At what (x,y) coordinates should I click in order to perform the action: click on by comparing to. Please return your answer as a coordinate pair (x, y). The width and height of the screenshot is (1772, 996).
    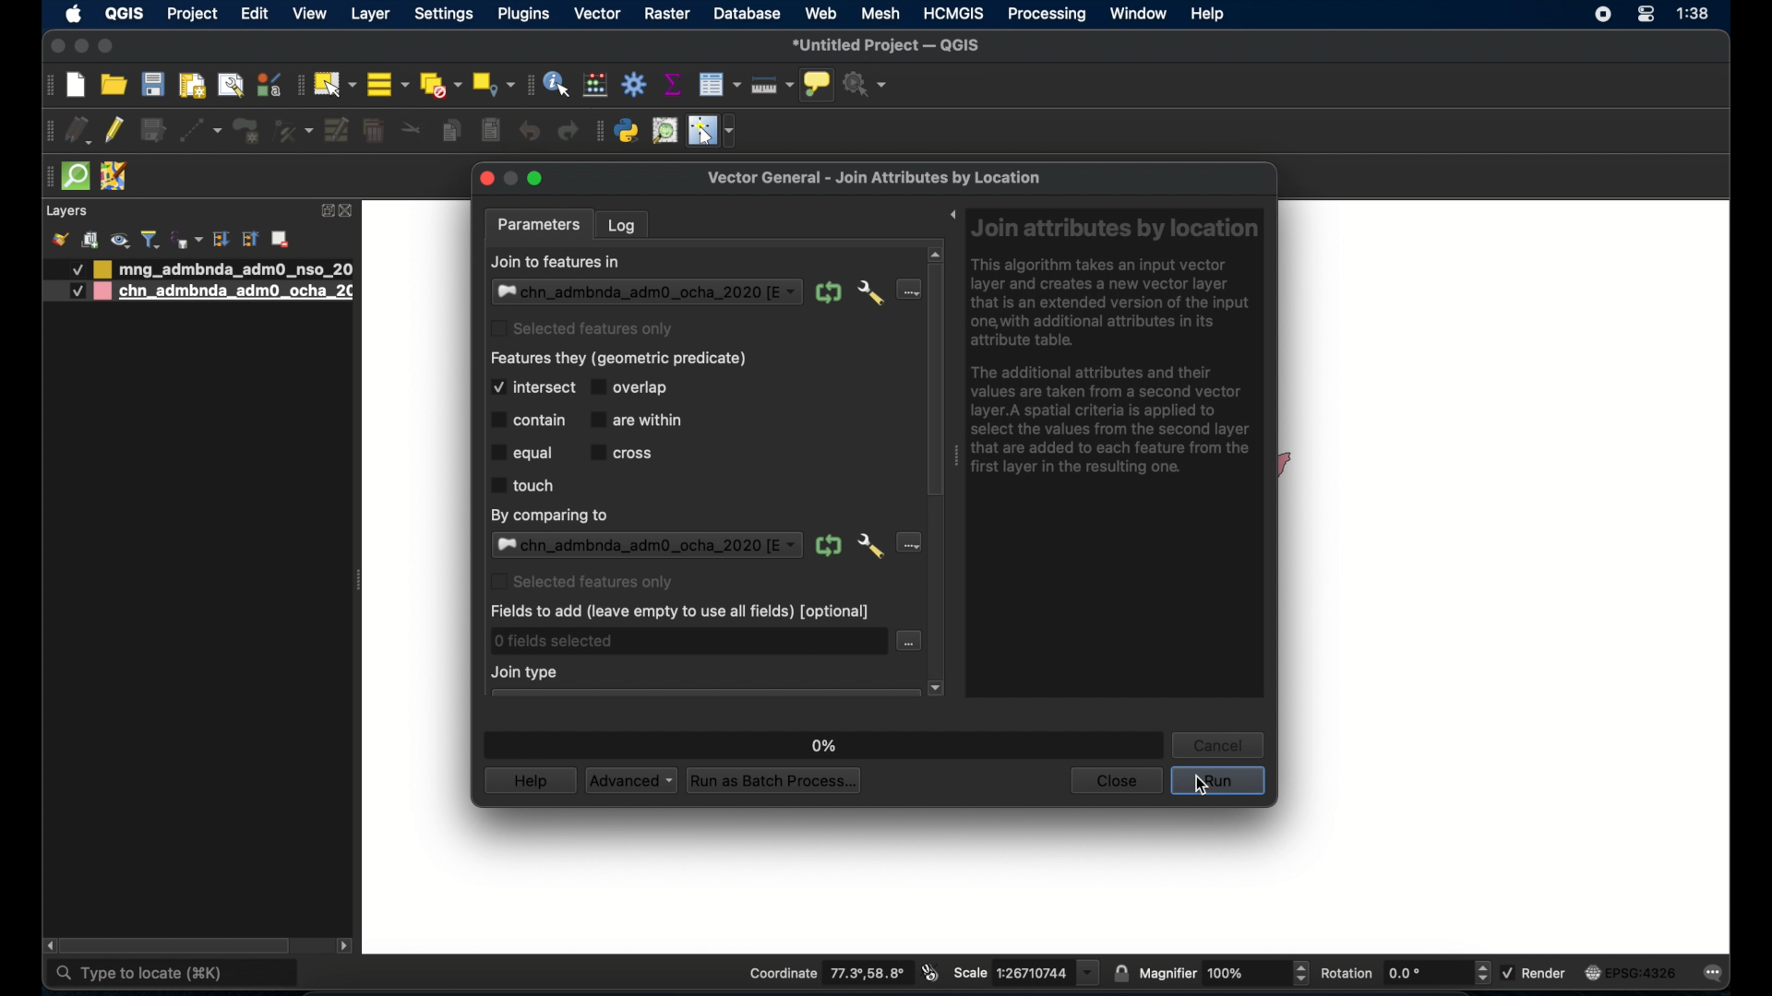
    Looking at the image, I should click on (553, 516).